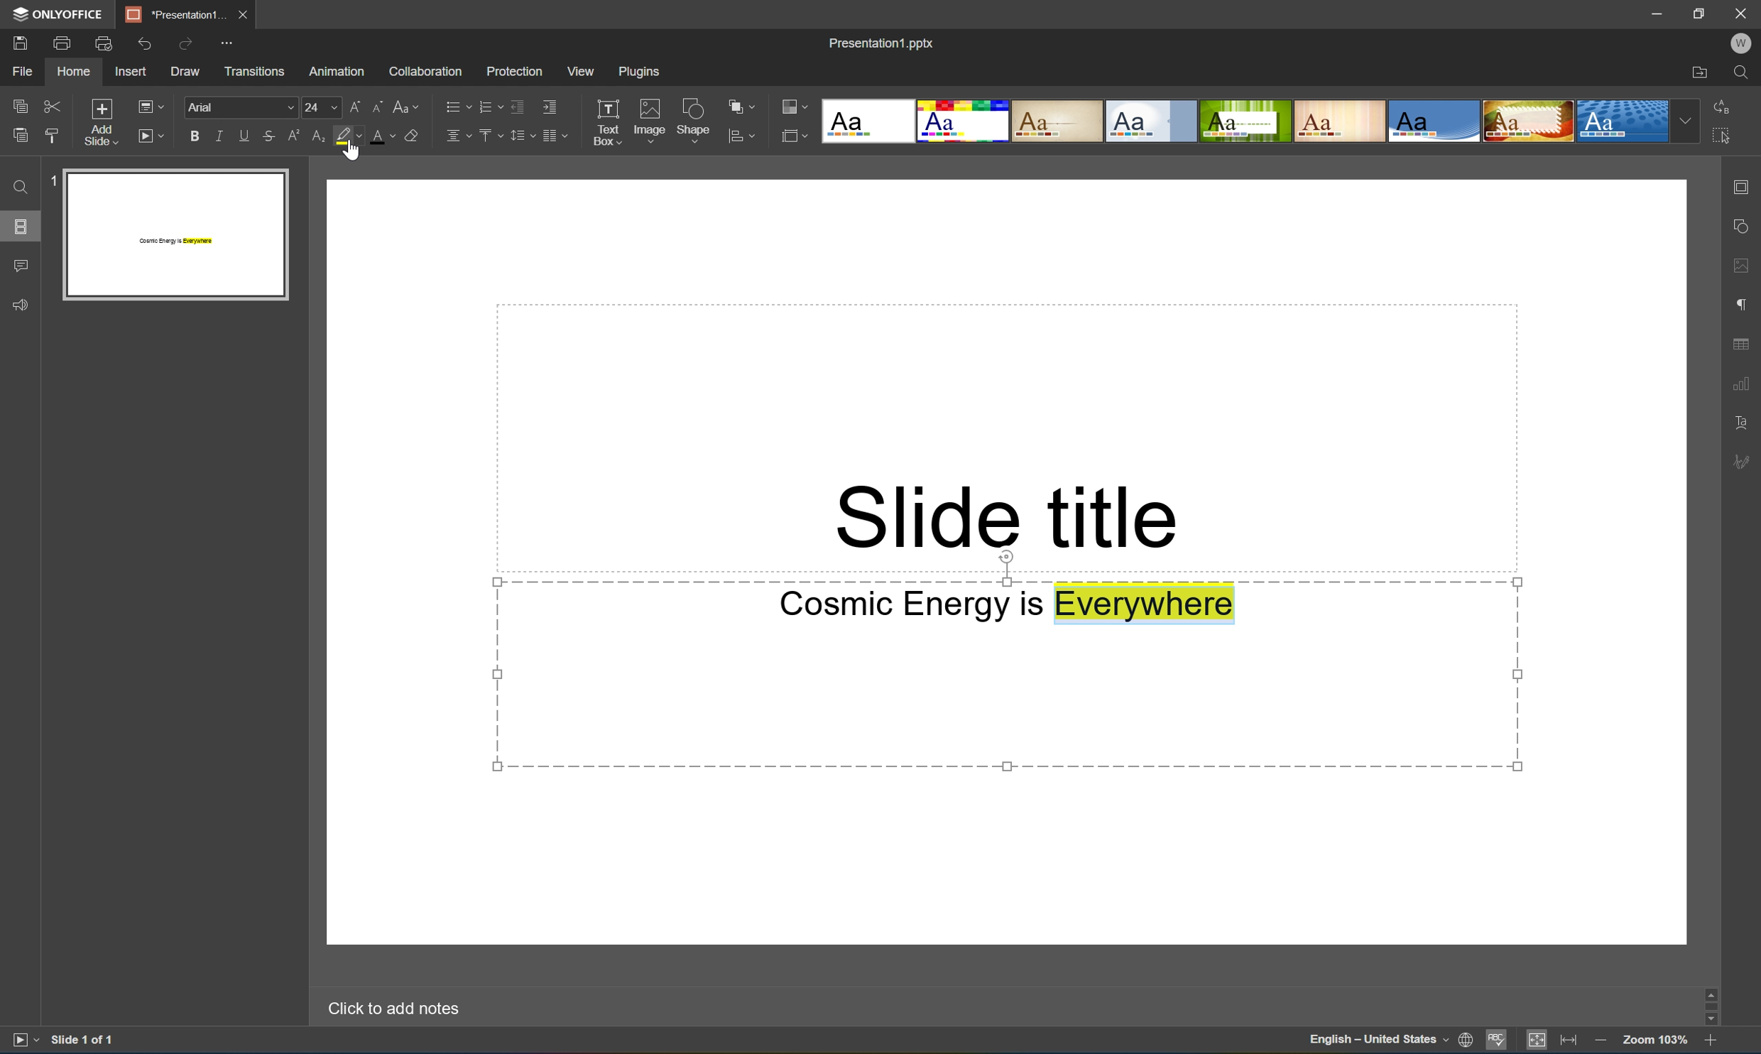 Image resolution: width=1761 pixels, height=1054 pixels. What do you see at coordinates (1723, 134) in the screenshot?
I see `Select all` at bounding box center [1723, 134].